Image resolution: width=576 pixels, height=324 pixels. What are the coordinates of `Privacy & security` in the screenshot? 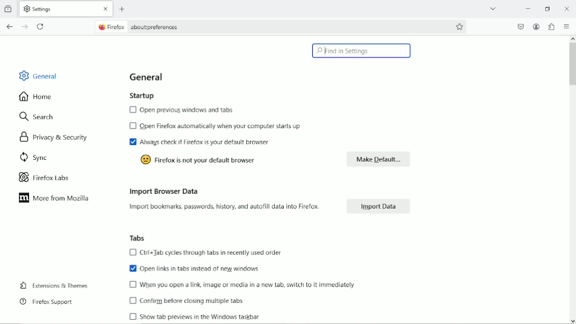 It's located at (55, 139).